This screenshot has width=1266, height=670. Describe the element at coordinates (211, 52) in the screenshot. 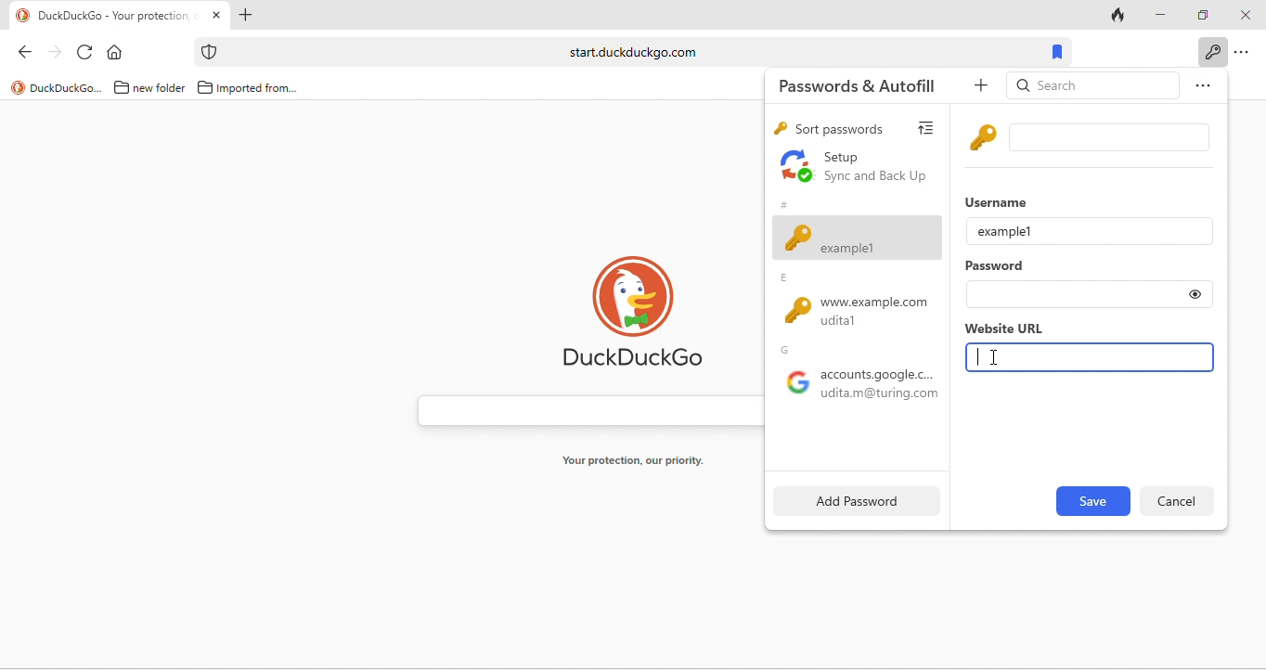

I see `icon` at that location.